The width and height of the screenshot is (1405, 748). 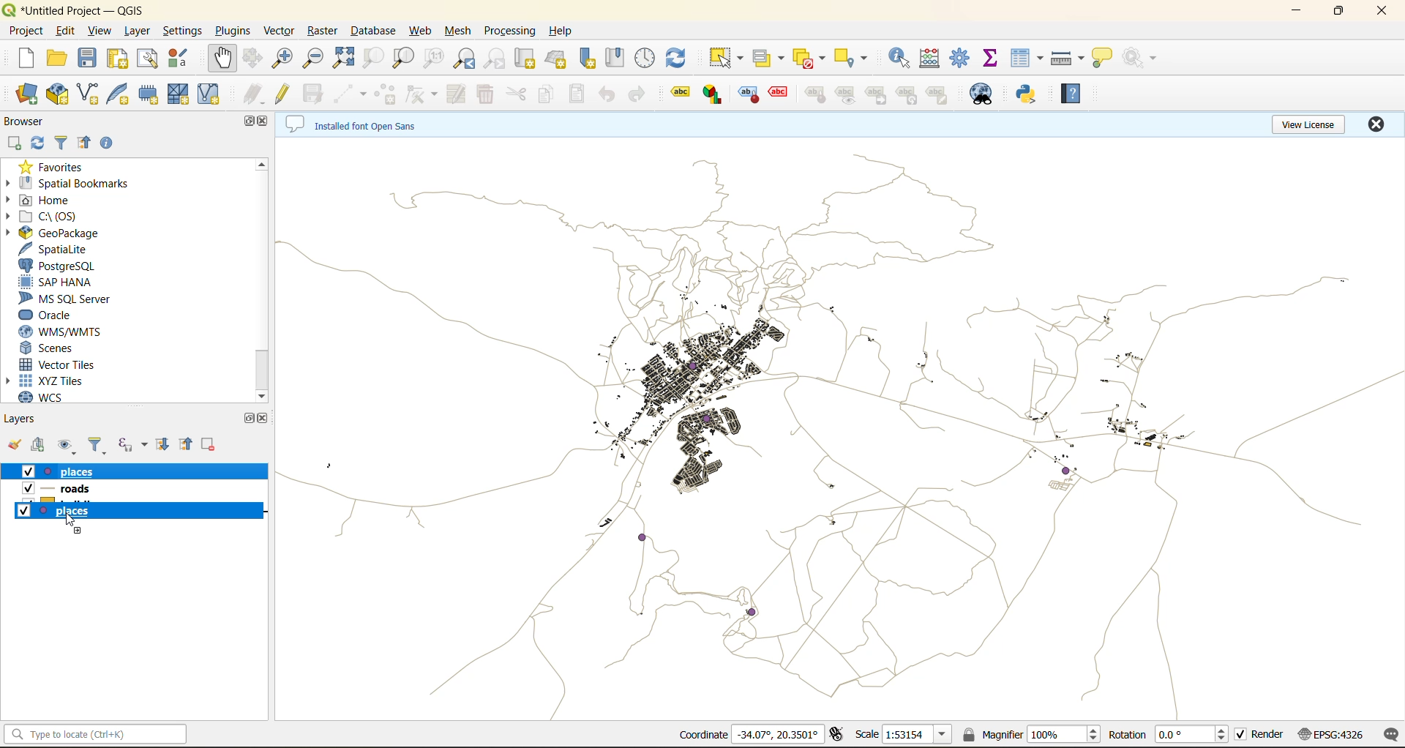 What do you see at coordinates (255, 96) in the screenshot?
I see `edits` at bounding box center [255, 96].